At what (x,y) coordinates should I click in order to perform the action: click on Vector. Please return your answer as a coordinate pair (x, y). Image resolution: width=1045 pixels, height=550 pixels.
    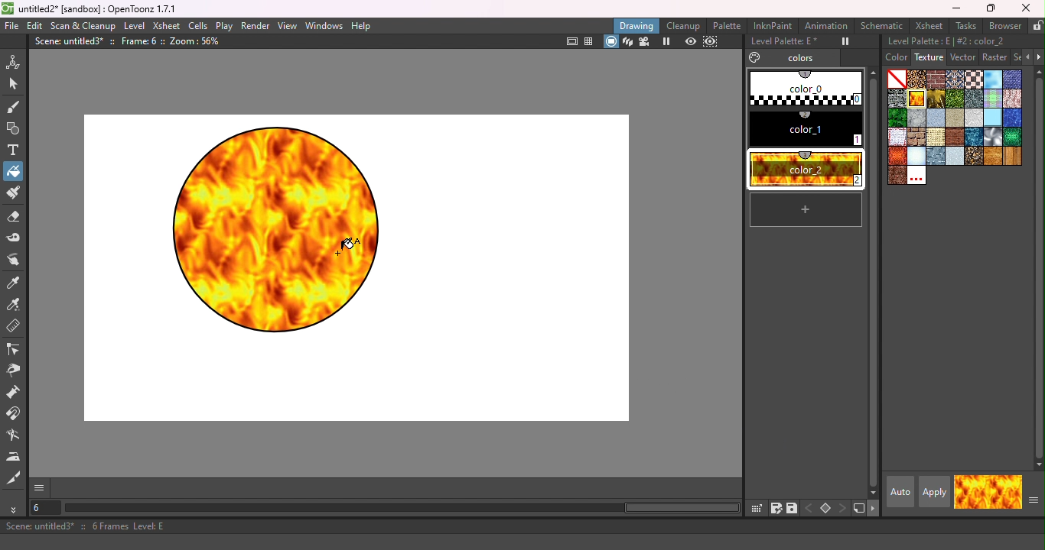
    Looking at the image, I should click on (963, 57).